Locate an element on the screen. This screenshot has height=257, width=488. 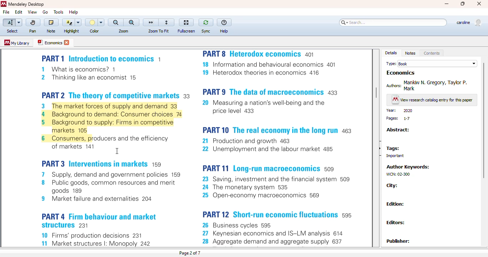
contents is located at coordinates (432, 53).